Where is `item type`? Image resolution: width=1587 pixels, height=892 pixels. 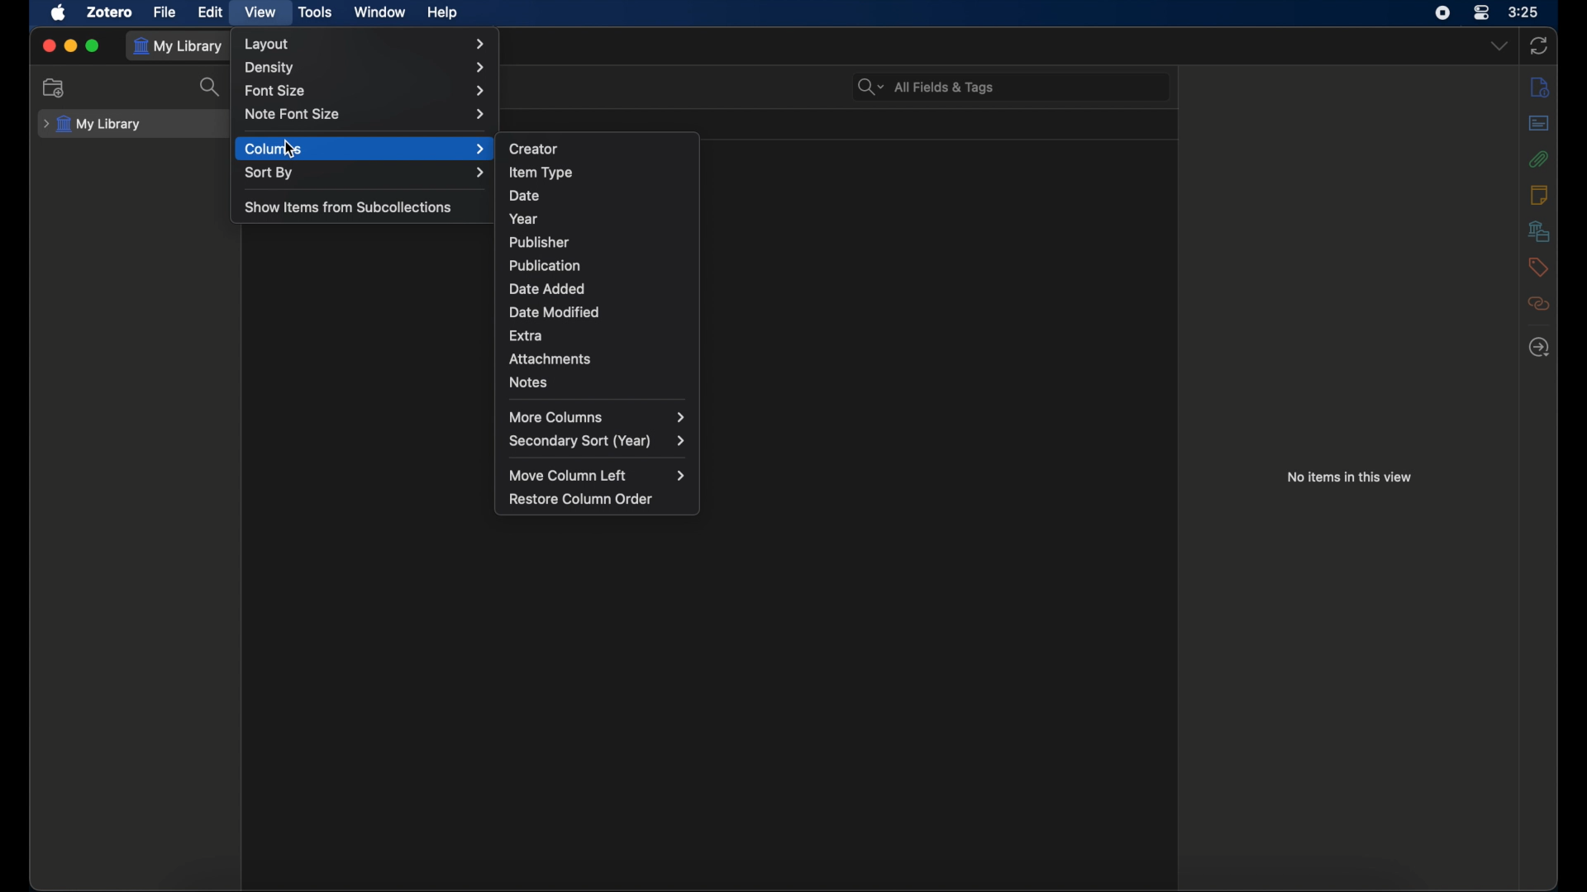 item type is located at coordinates (541, 172).